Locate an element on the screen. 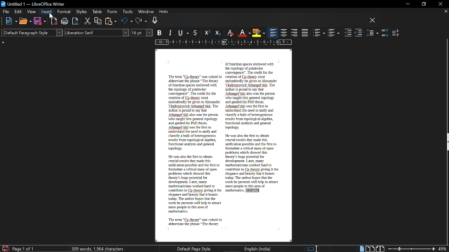 The width and height of the screenshot is (449, 252). Single page view is located at coordinates (361, 249).